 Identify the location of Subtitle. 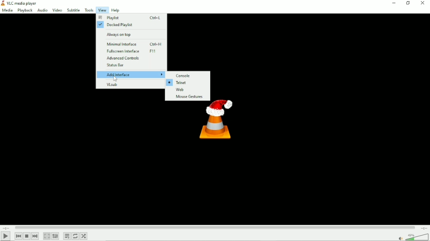
(74, 10).